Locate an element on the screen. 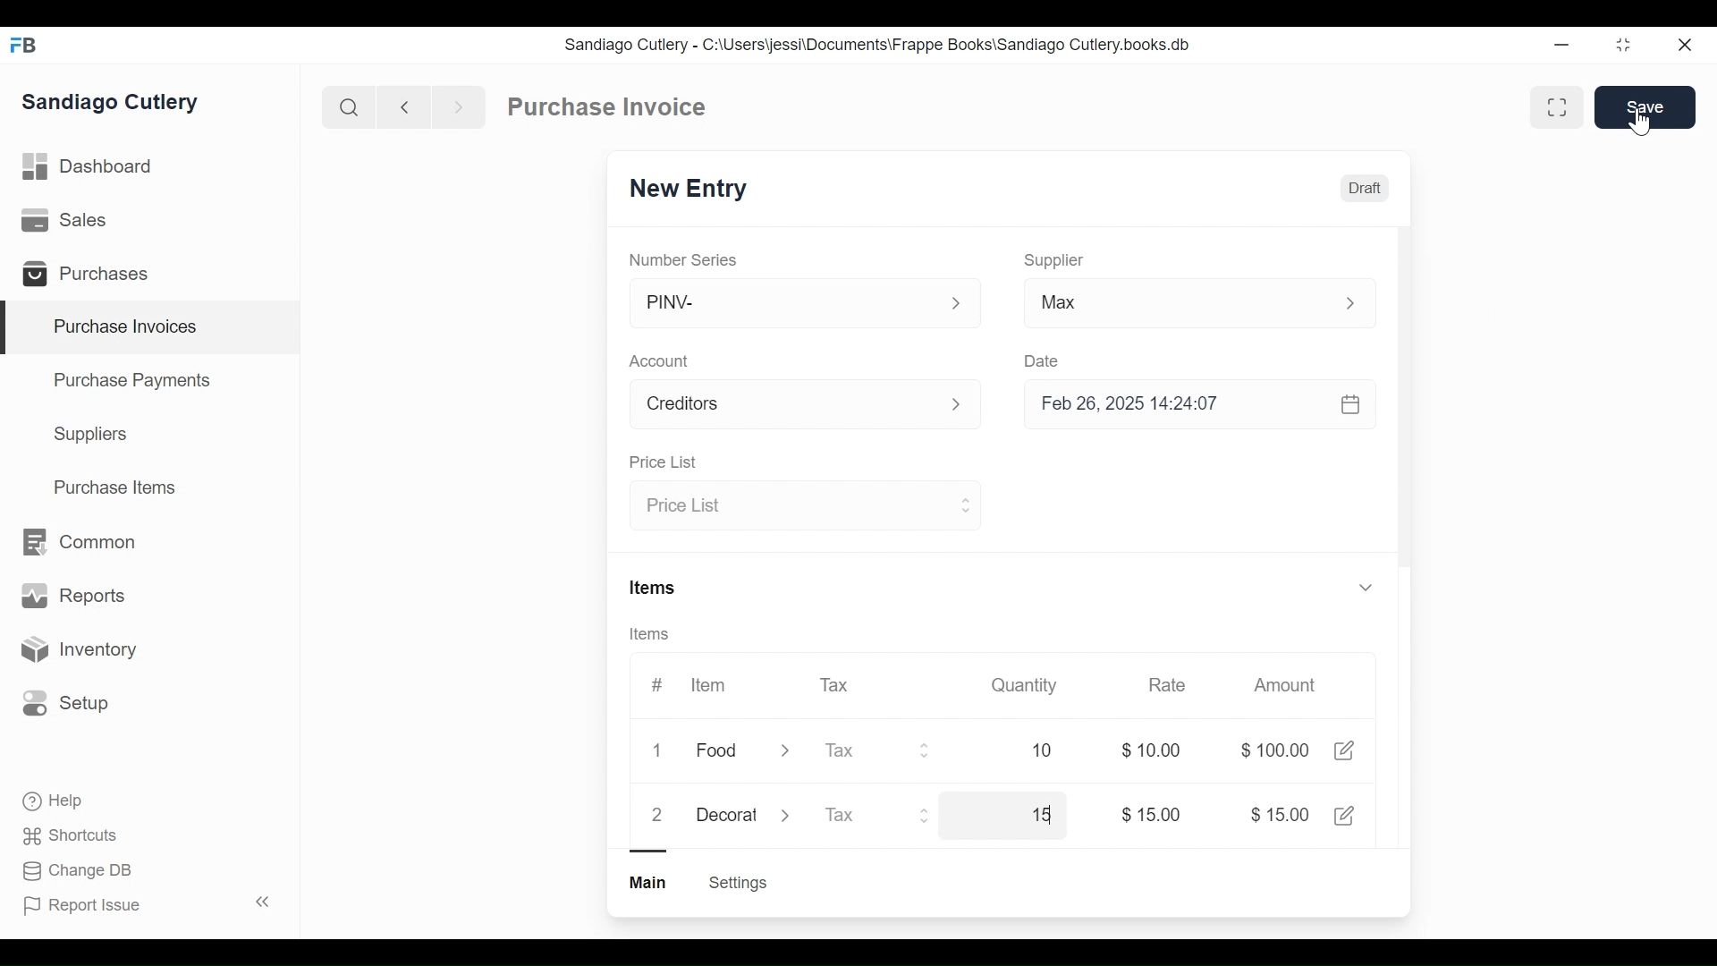 Image resolution: width=1717 pixels, height=966 pixels. Max is located at coordinates (1164, 306).